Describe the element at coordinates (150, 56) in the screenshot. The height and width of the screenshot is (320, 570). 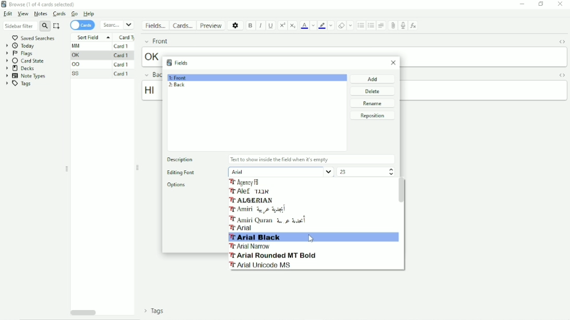
I see `ok` at that location.